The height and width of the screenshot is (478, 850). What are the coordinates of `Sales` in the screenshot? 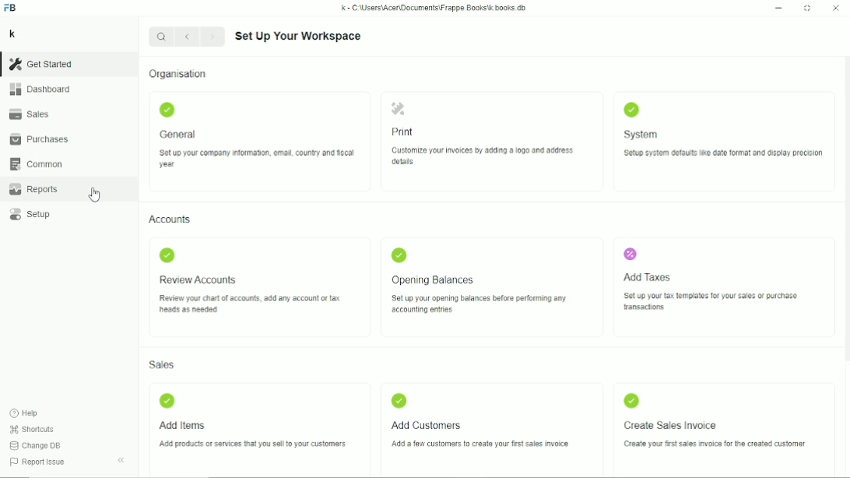 It's located at (162, 364).